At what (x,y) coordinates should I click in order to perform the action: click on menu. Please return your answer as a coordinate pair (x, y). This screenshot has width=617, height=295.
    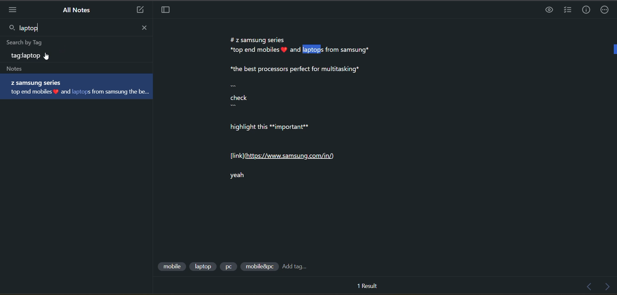
    Looking at the image, I should click on (15, 10).